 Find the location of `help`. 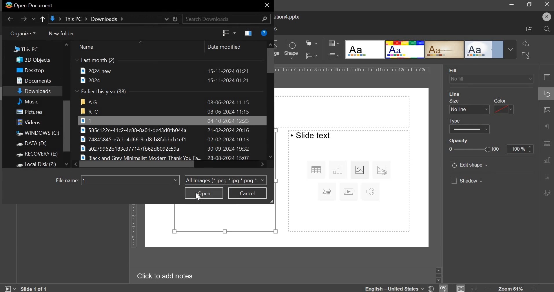

help is located at coordinates (264, 33).